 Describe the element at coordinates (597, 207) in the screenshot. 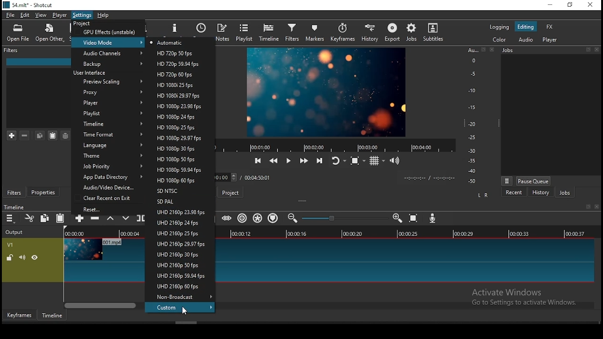

I see `Close` at that location.